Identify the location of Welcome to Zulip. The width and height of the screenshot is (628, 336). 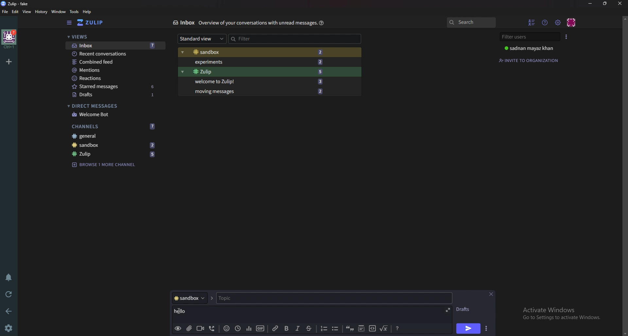
(221, 82).